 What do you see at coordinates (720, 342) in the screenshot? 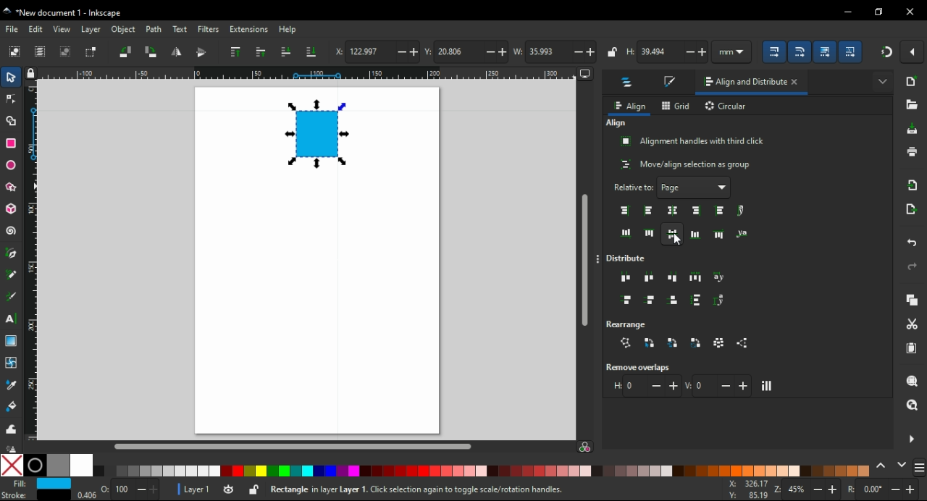
I see `randomize centers in both dimensions` at bounding box center [720, 342].